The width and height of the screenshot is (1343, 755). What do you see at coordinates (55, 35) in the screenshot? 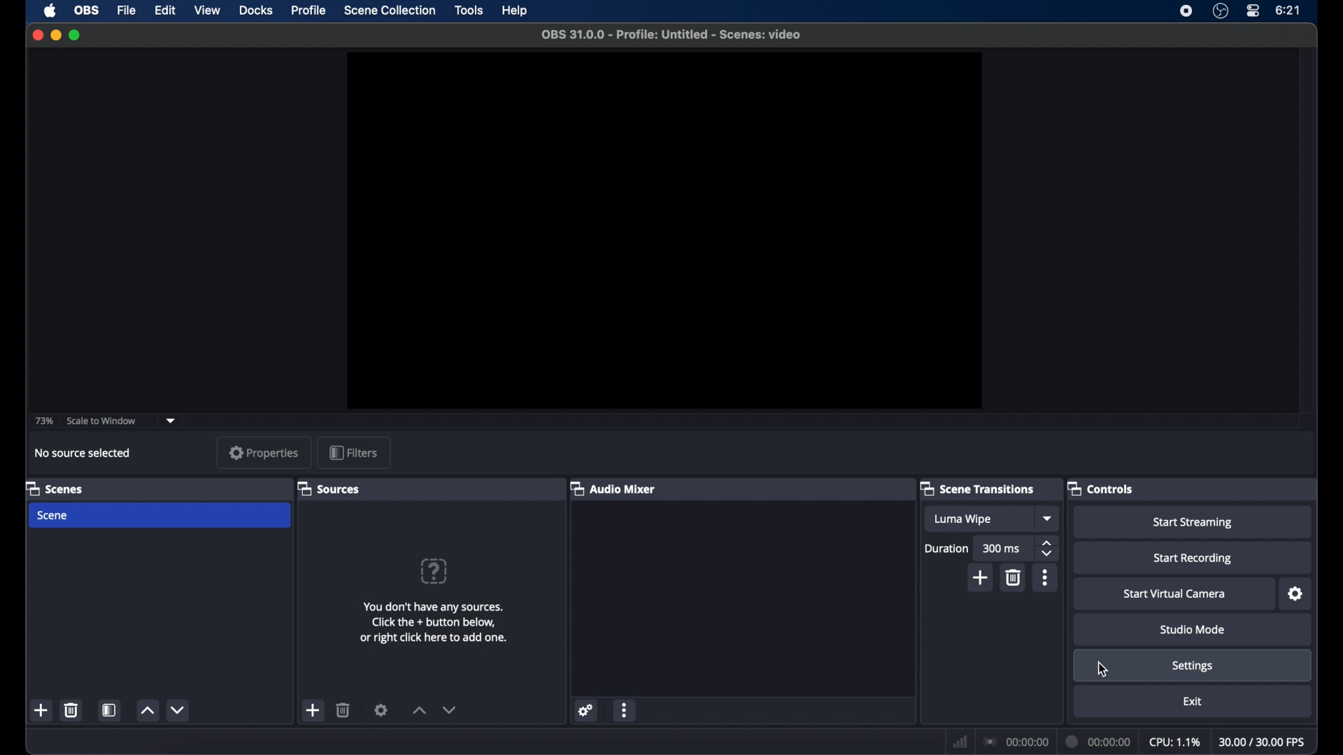
I see `minimize` at bounding box center [55, 35].